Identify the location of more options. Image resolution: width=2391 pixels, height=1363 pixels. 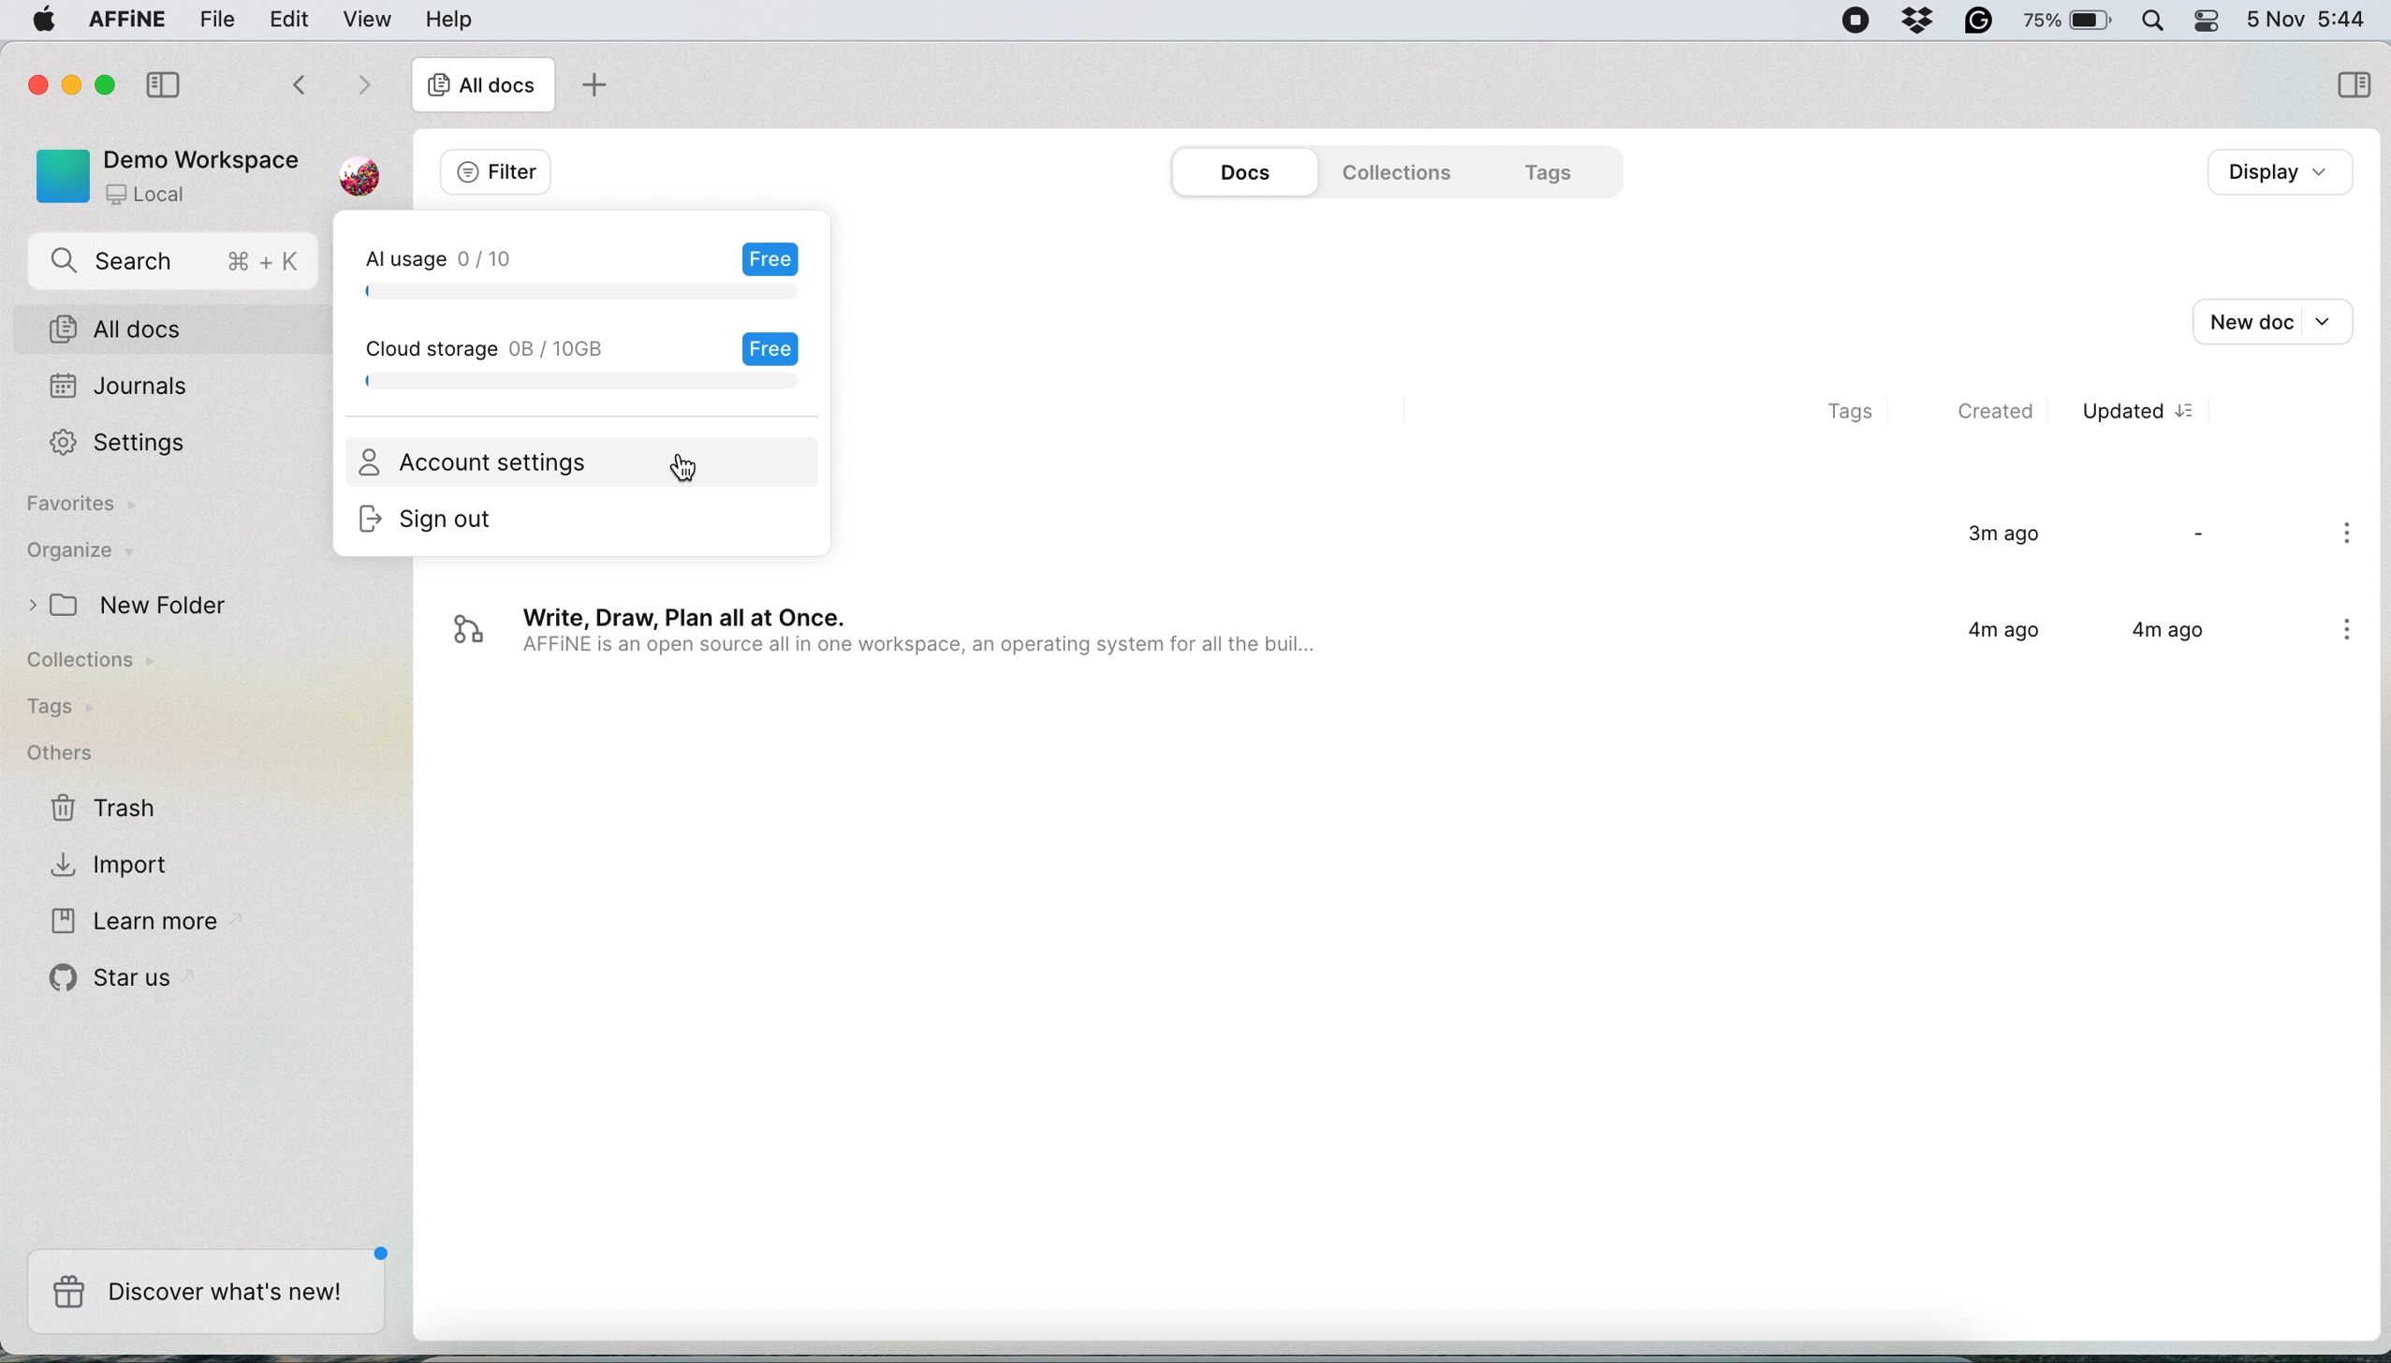
(2351, 632).